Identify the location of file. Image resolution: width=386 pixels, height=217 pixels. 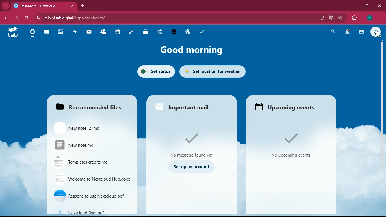
(92, 179).